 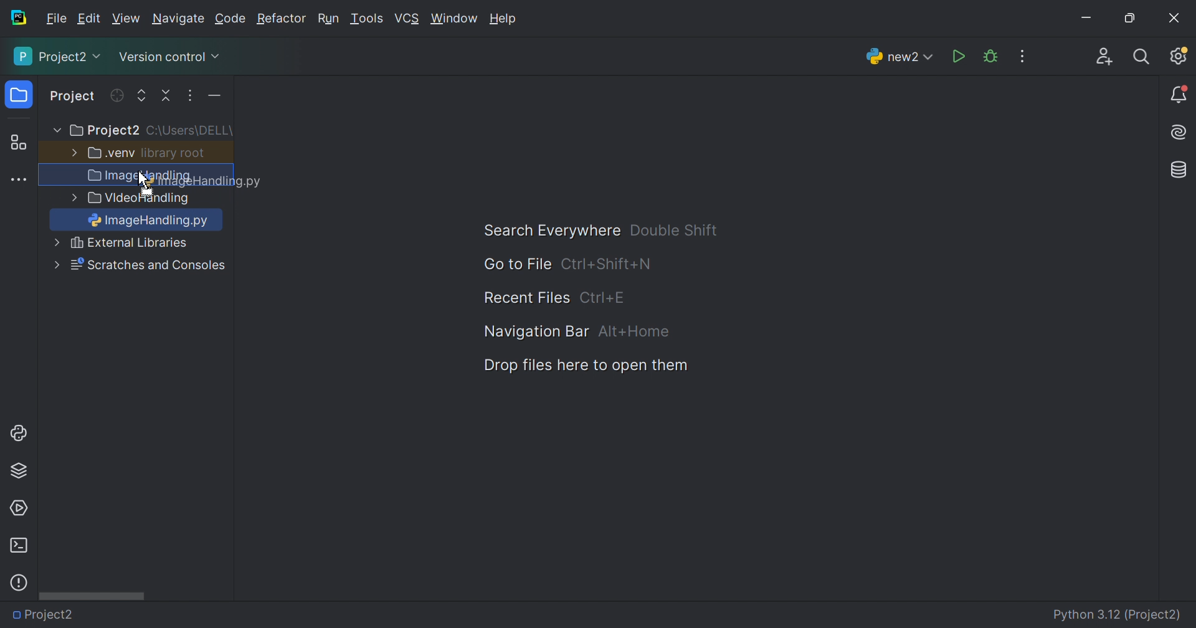 What do you see at coordinates (606, 265) in the screenshot?
I see `Ctrl+Shuft+N` at bounding box center [606, 265].